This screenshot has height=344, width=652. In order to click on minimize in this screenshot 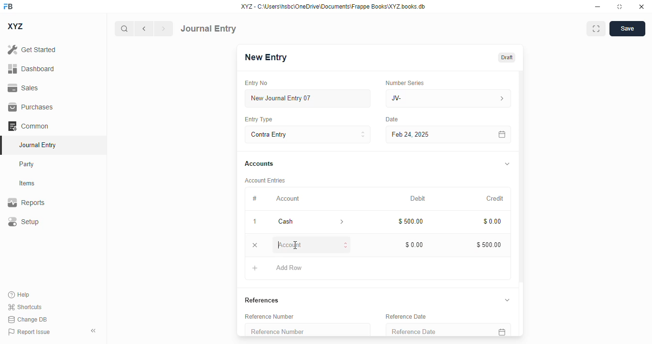, I will do `click(598, 7)`.